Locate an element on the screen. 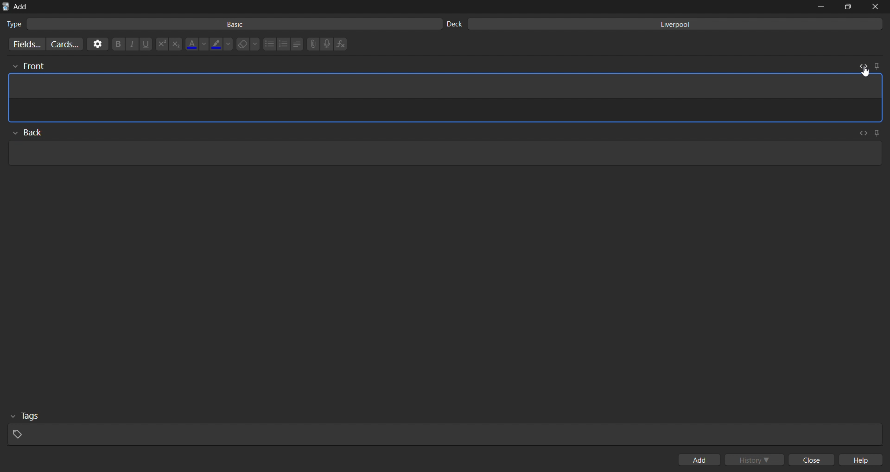 This screenshot has width=890, height=472. minimize is located at coordinates (820, 6).